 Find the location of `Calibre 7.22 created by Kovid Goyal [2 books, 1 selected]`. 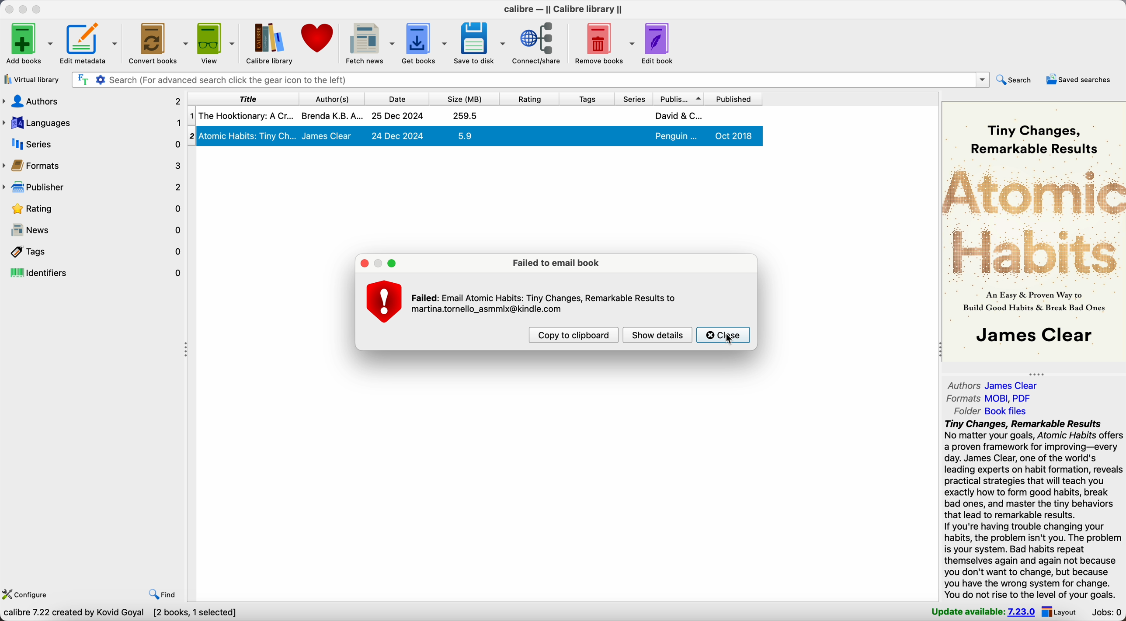

Calibre 7.22 created by Kovid Goyal [2 books, 1 selected] is located at coordinates (120, 614).